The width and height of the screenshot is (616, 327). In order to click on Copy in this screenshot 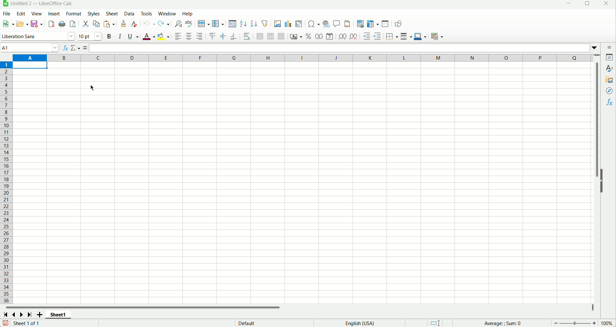, I will do `click(96, 24)`.